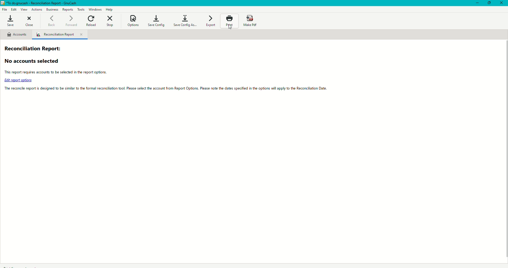 The image size is (508, 268). Describe the element at coordinates (67, 9) in the screenshot. I see `Reports` at that location.